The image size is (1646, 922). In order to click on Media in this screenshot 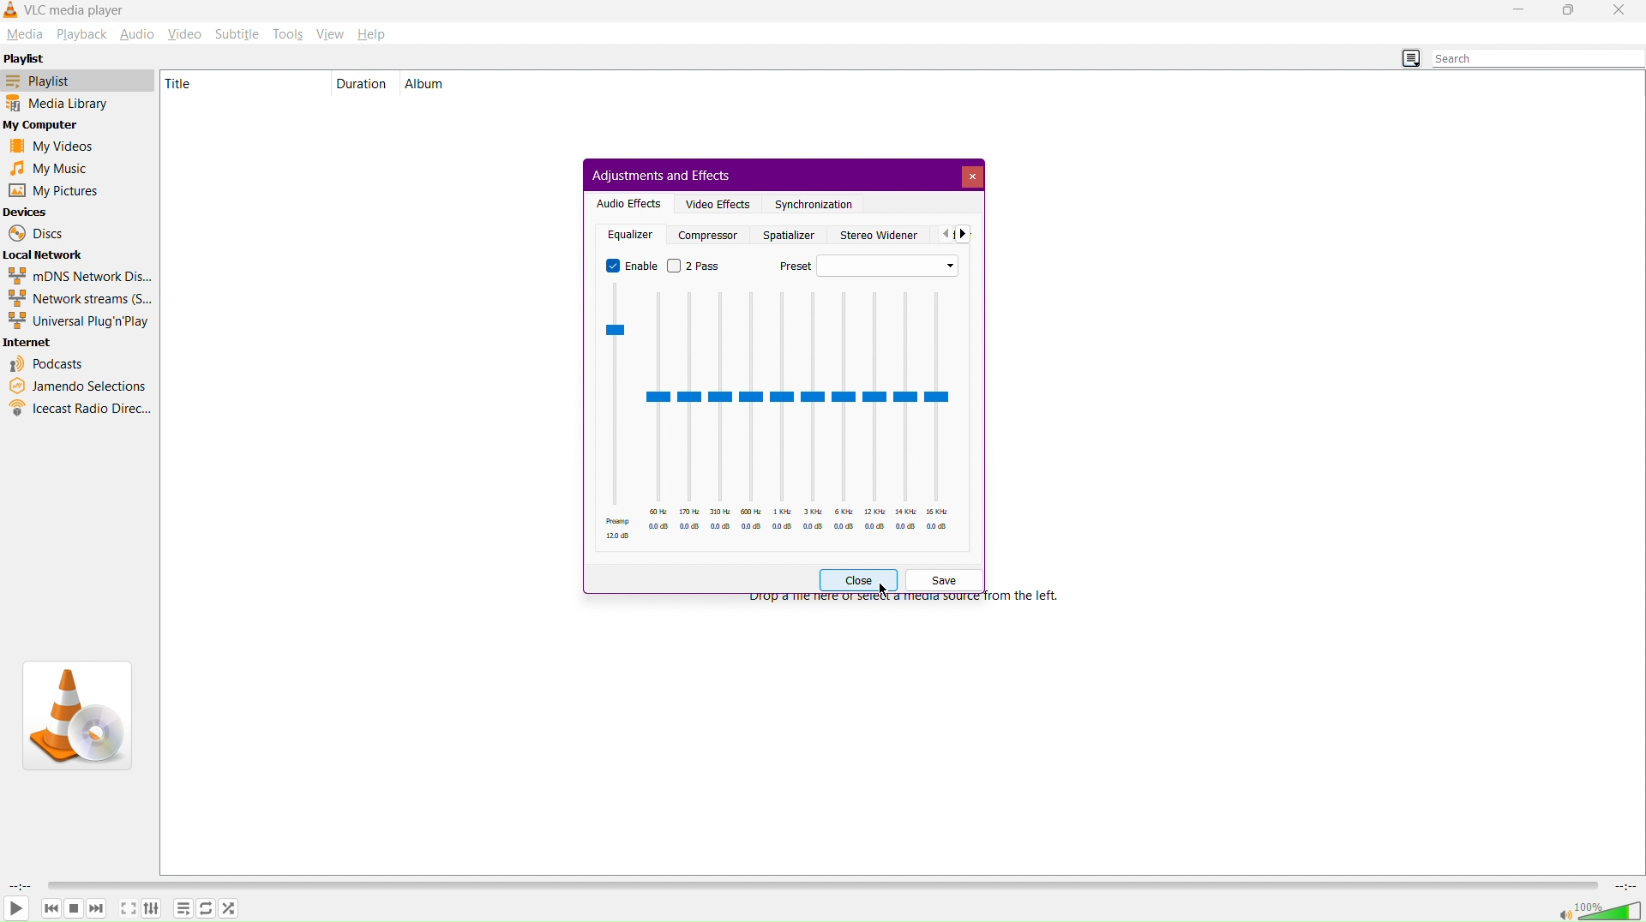, I will do `click(25, 35)`.